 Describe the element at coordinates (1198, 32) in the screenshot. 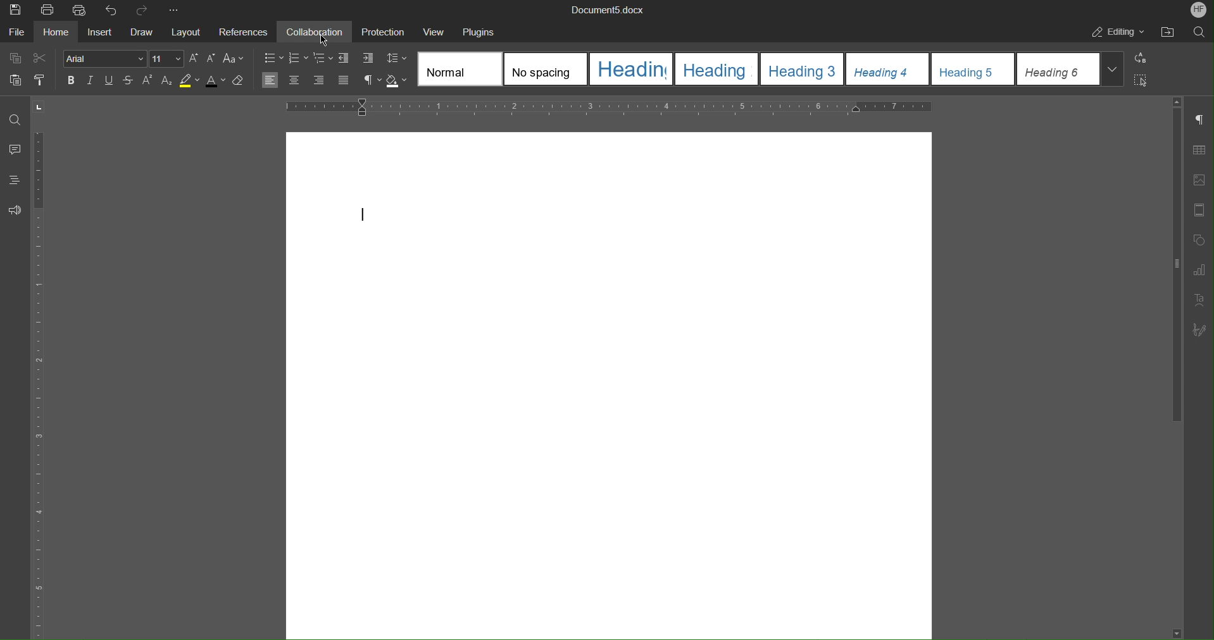

I see `Search` at that location.